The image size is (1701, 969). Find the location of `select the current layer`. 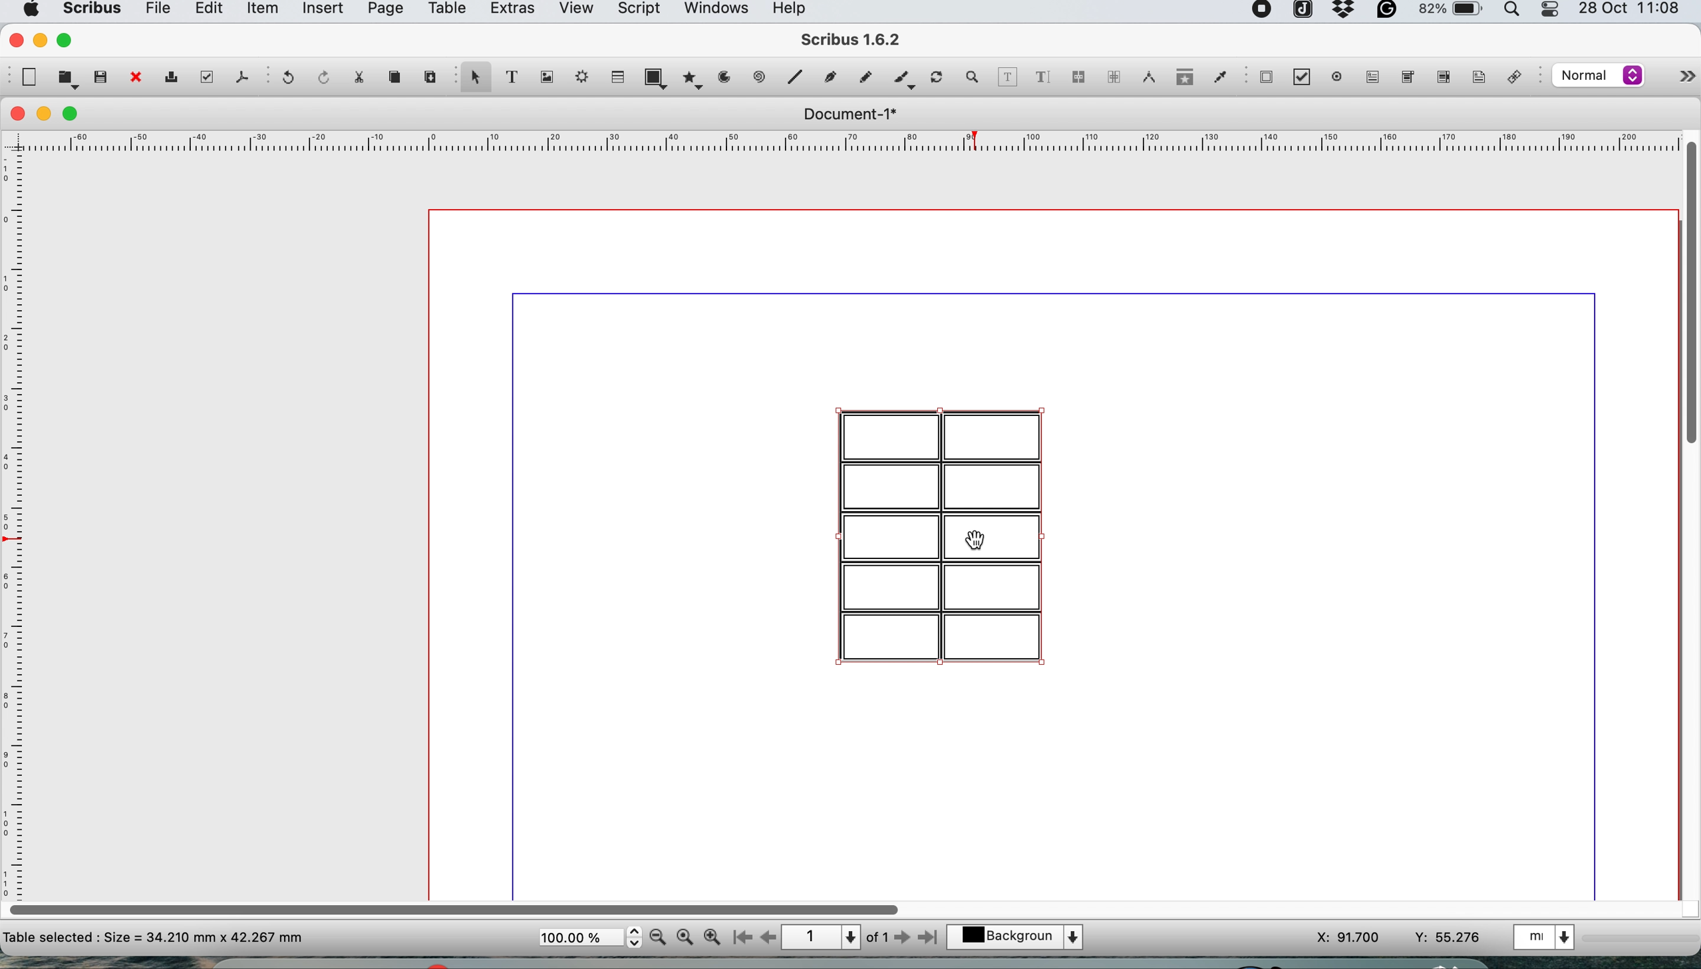

select the current layer is located at coordinates (1022, 938).